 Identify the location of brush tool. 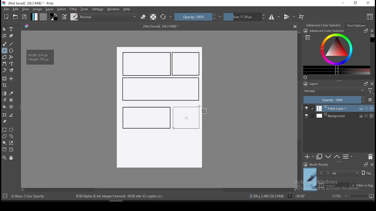
(5, 44).